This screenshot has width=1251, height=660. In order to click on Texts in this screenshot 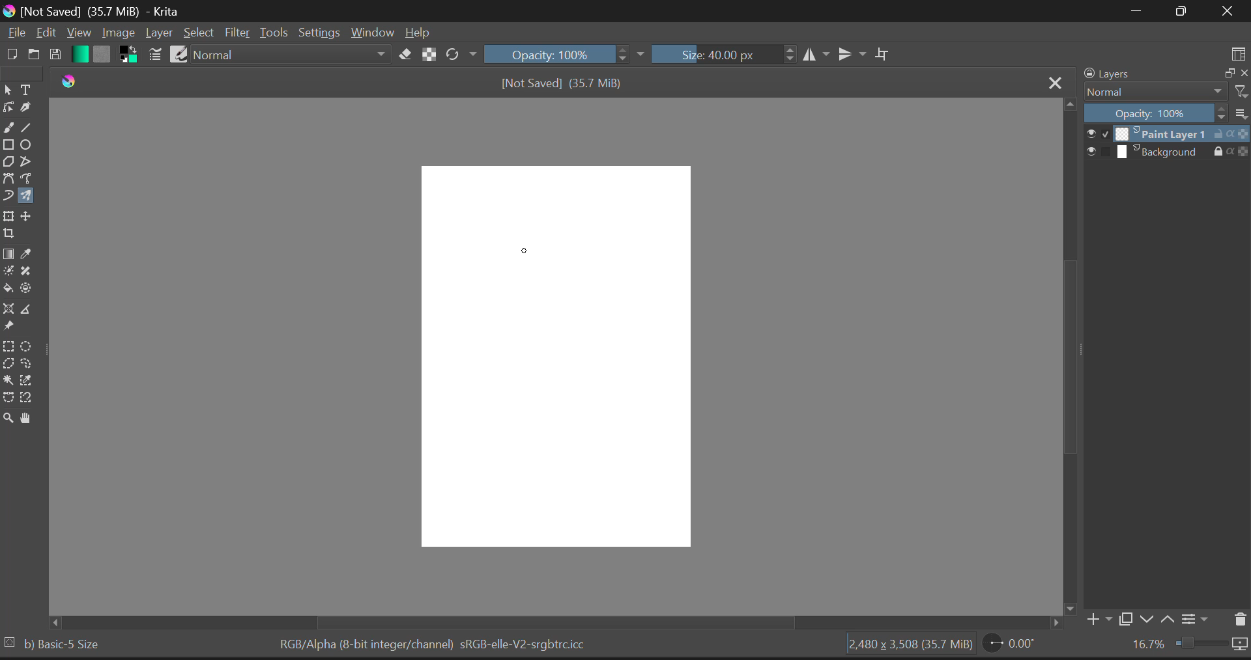, I will do `click(27, 89)`.